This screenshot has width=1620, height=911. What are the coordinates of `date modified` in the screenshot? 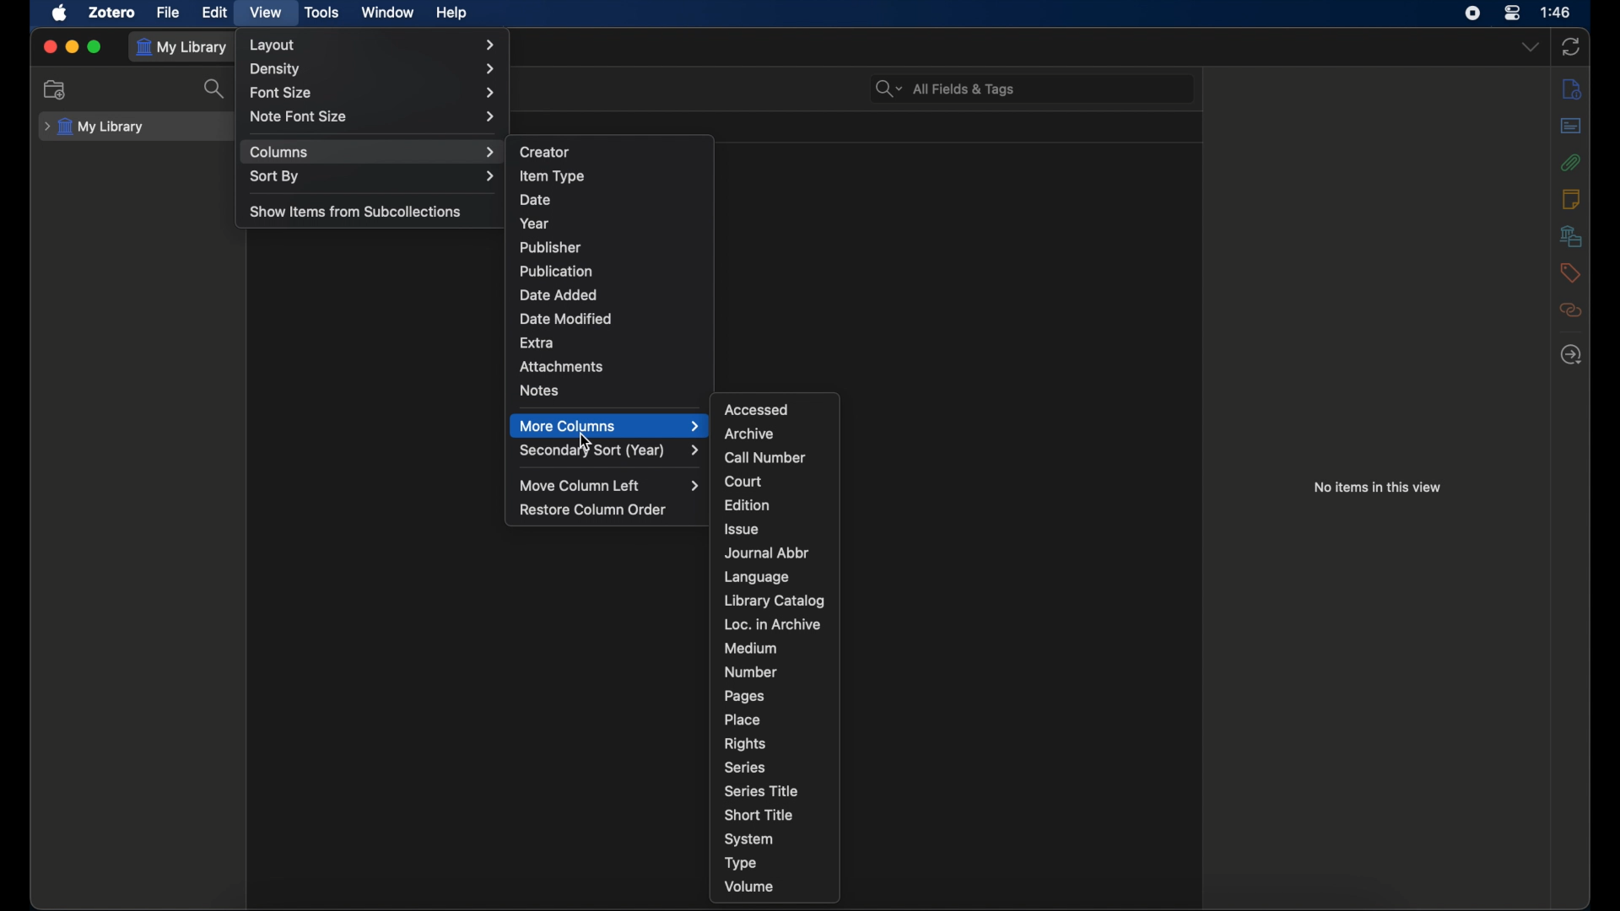 It's located at (565, 319).